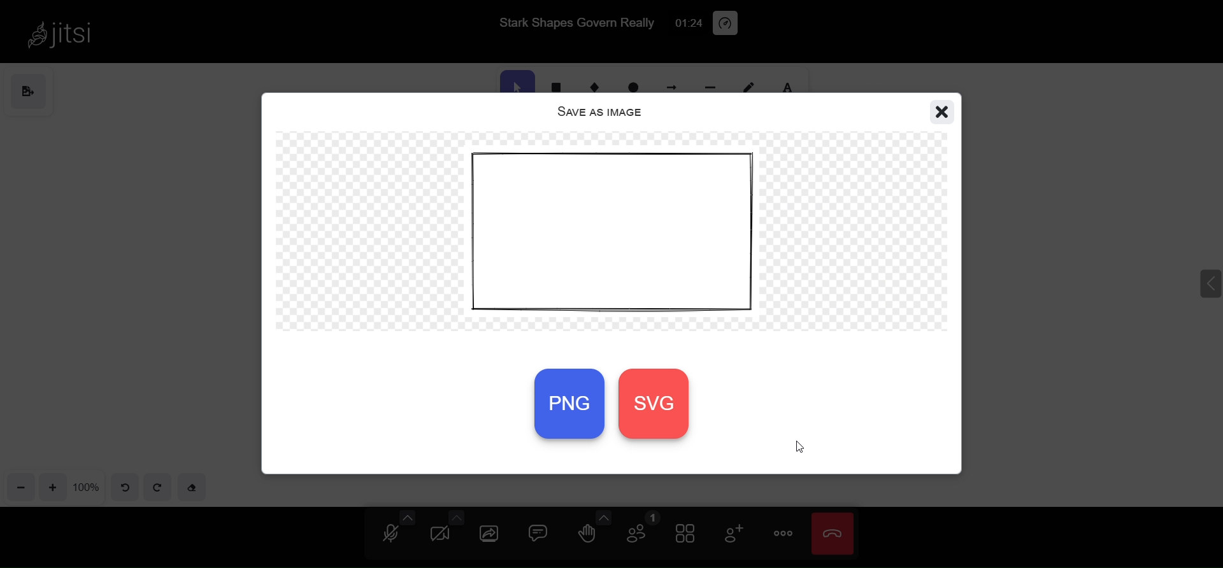 The width and height of the screenshot is (1223, 568). Describe the element at coordinates (568, 402) in the screenshot. I see `png` at that location.